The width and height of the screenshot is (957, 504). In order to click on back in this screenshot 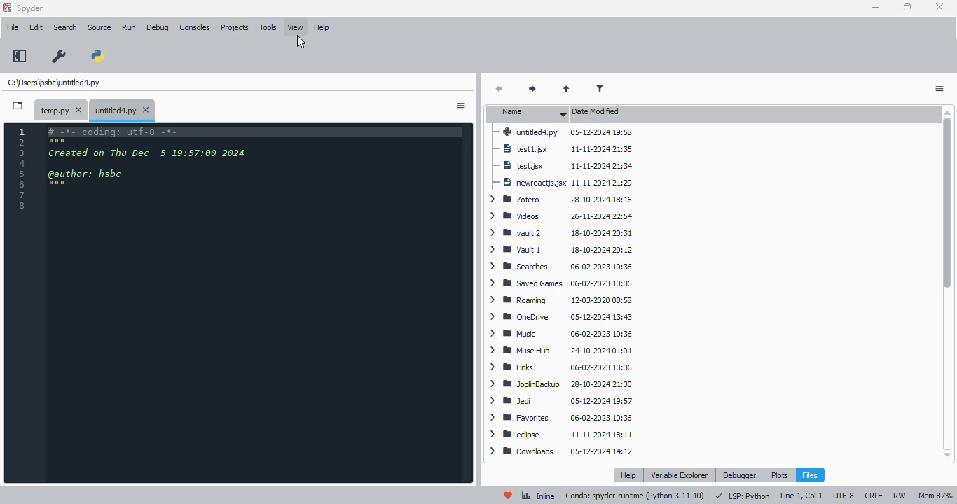, I will do `click(500, 90)`.